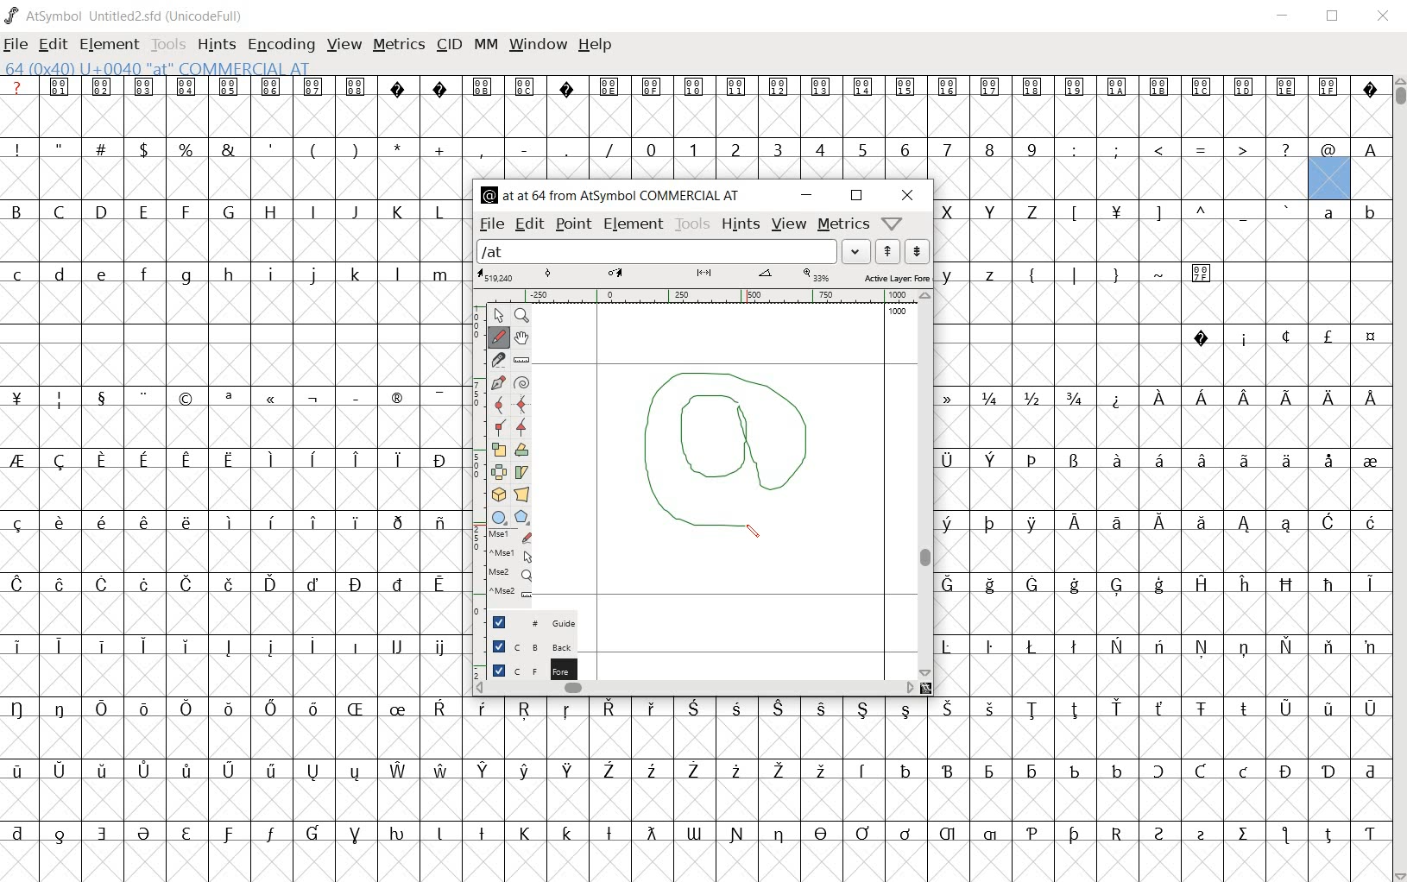 The width and height of the screenshot is (1407, 882). I want to click on HINTS, so click(215, 46).